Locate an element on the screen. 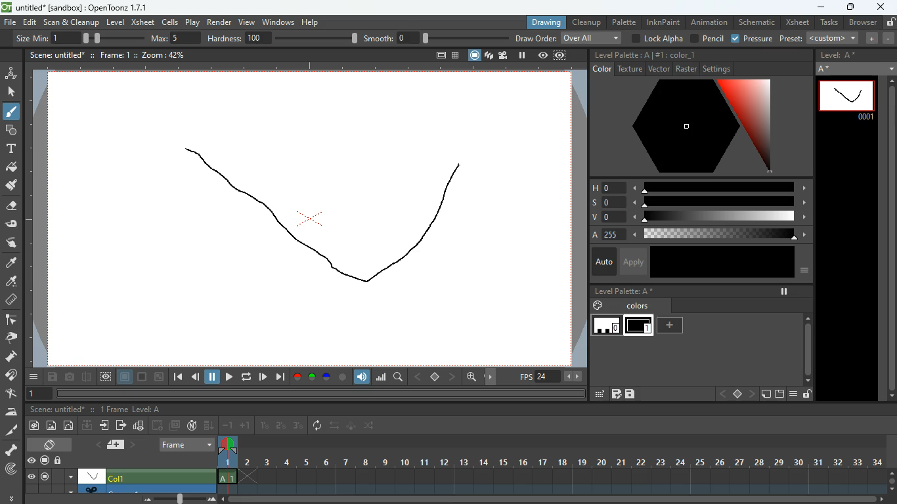 Image resolution: width=897 pixels, height=504 pixels. zoom is located at coordinates (159, 54).